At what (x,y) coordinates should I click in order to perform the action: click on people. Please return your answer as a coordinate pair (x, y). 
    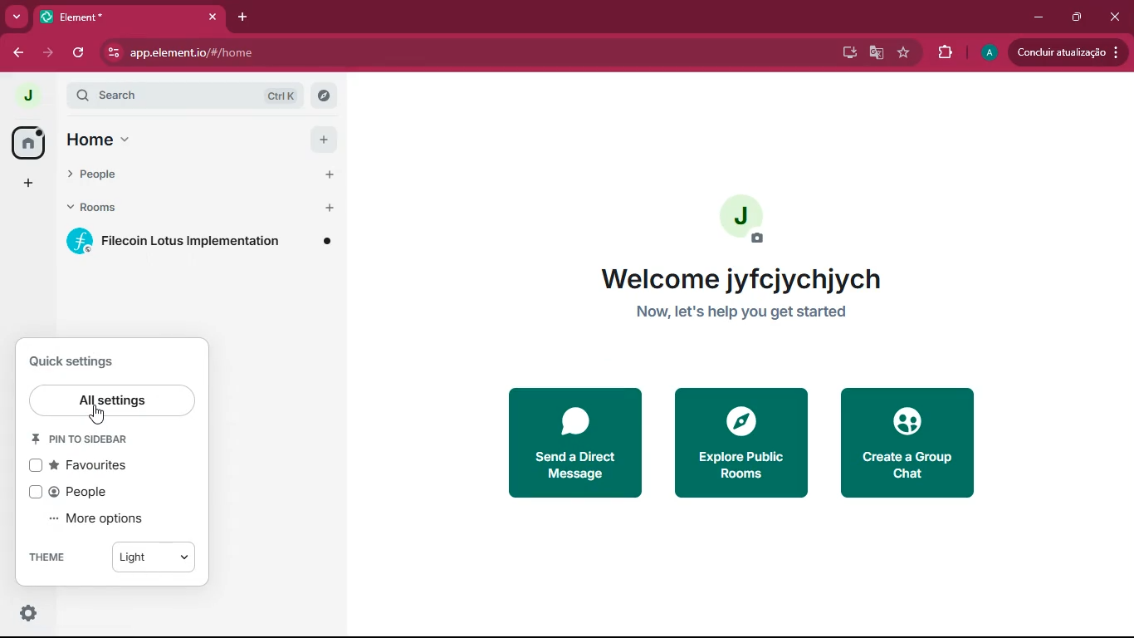
    Looking at the image, I should click on (76, 491).